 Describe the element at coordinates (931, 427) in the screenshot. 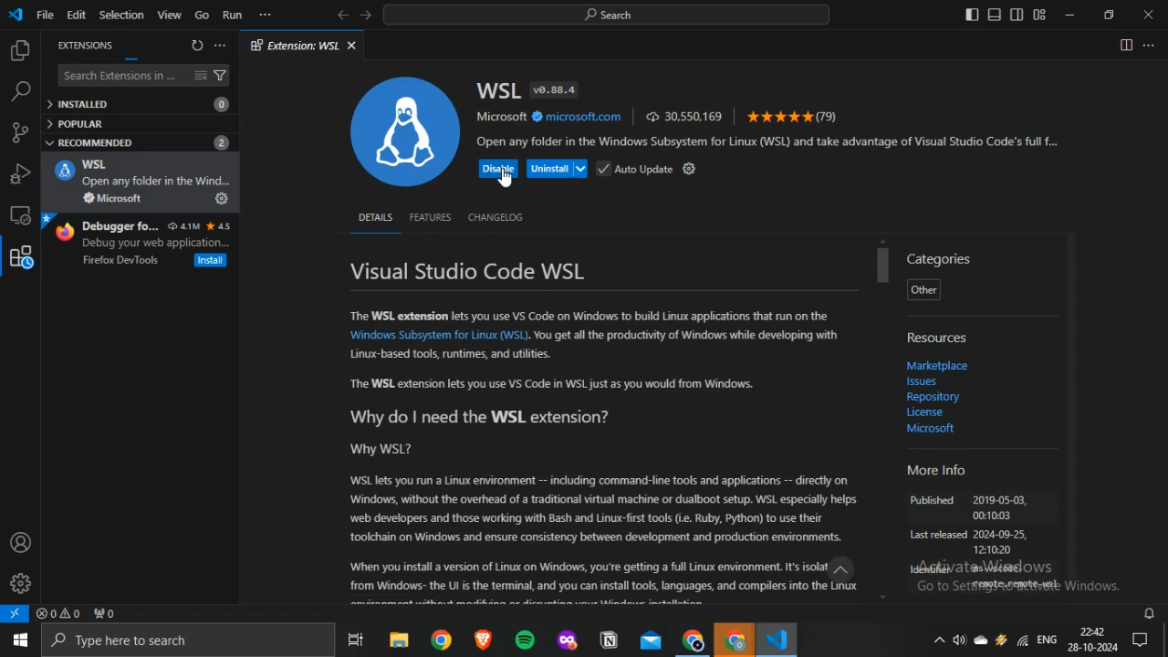

I see `Microsoft` at that location.